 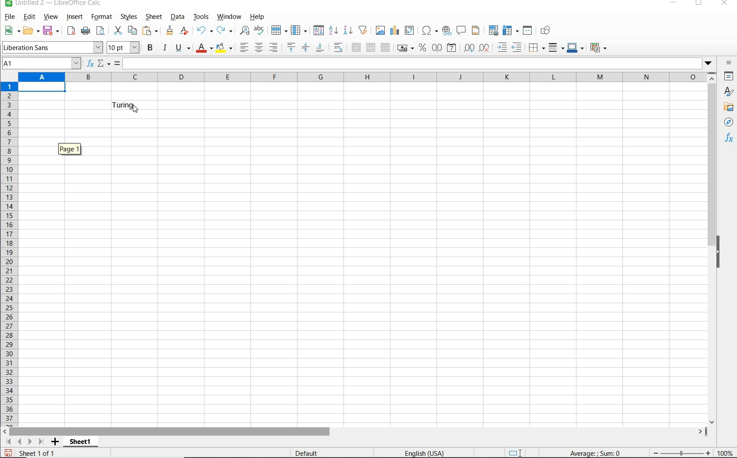 What do you see at coordinates (380, 31) in the screenshot?
I see `INSERT IMAGE` at bounding box center [380, 31].